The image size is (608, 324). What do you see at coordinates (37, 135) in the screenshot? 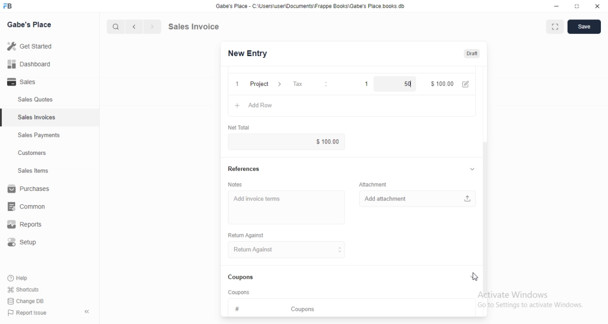
I see `Sales Payments` at bounding box center [37, 135].